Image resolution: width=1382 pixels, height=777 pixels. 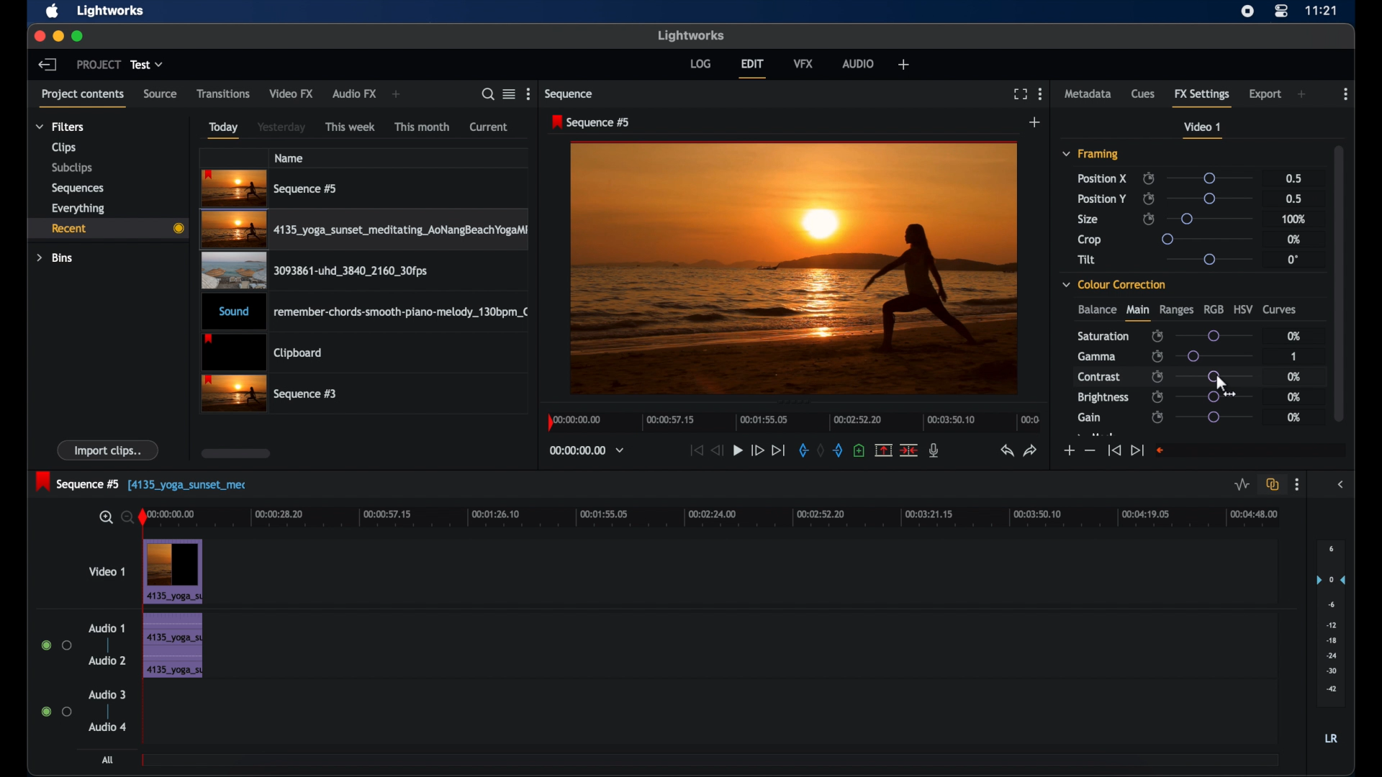 I want to click on jump to start, so click(x=695, y=450).